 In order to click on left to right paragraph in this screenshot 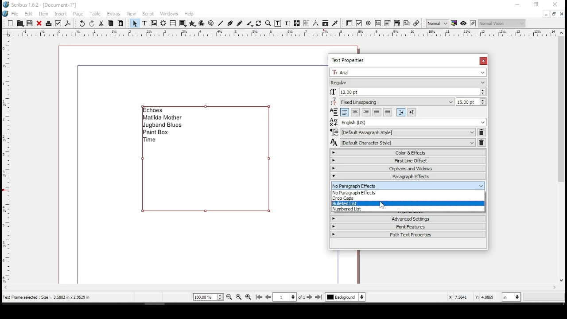, I will do `click(401, 112)`.